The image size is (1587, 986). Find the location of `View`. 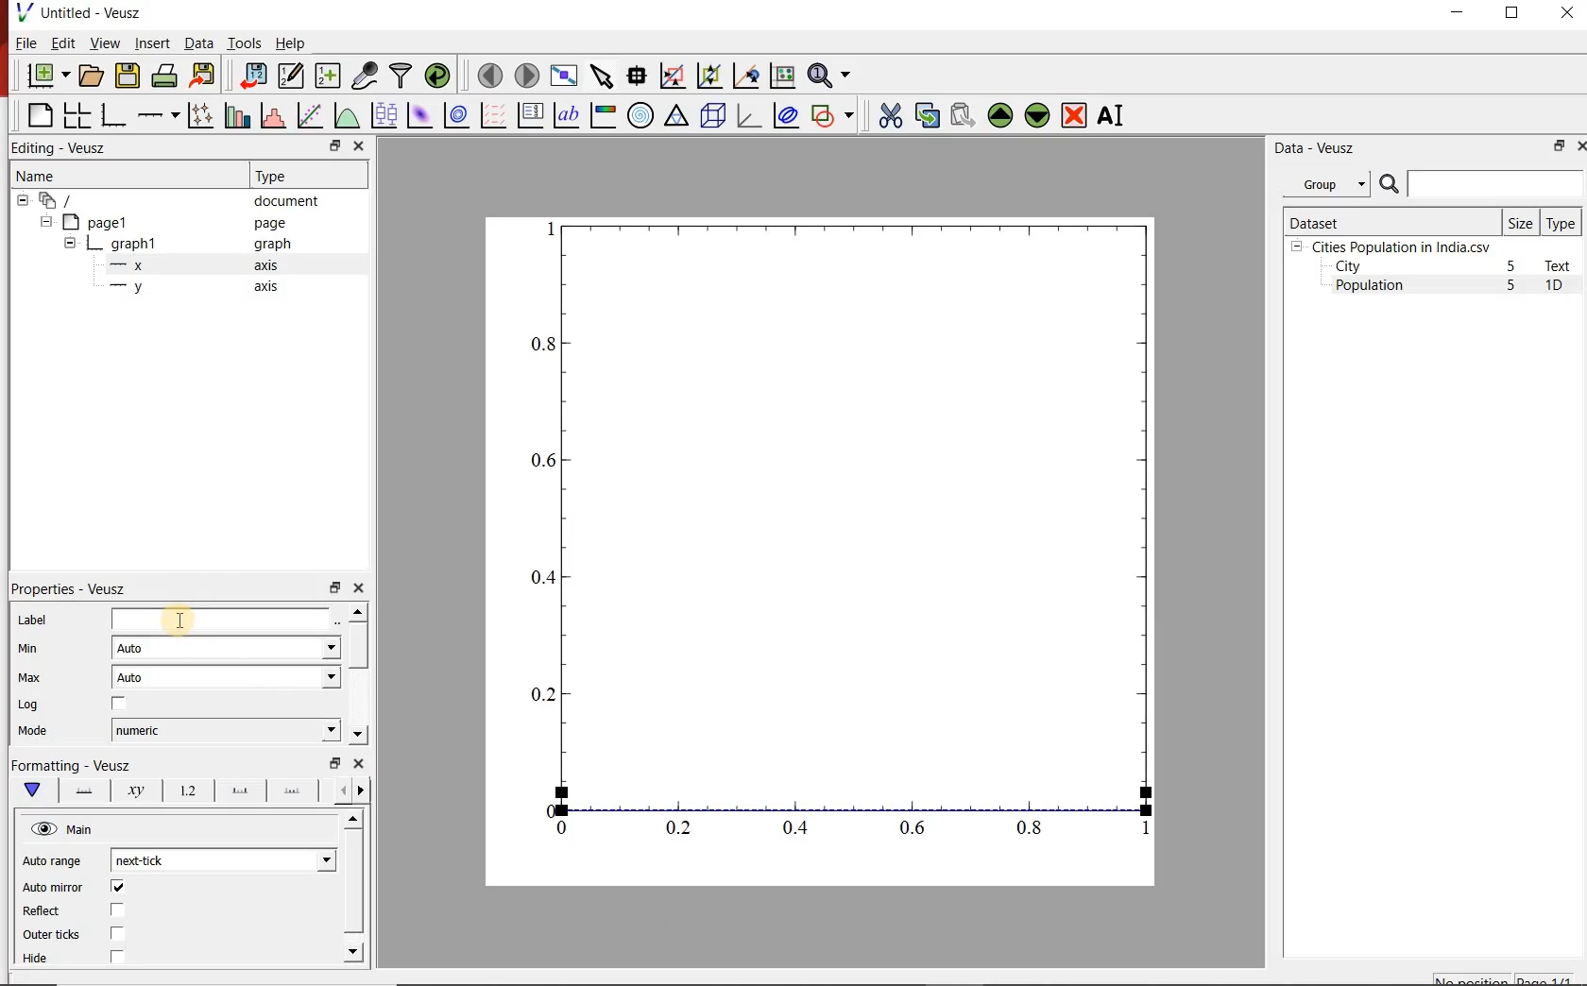

View is located at coordinates (101, 42).